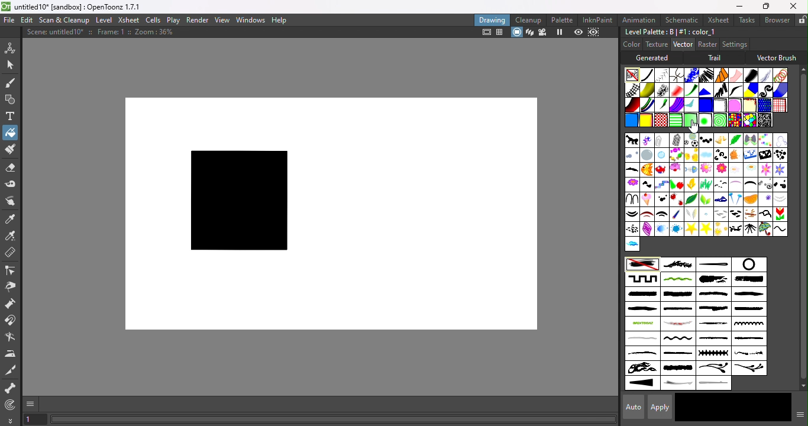 Image resolution: width=808 pixels, height=426 pixels. I want to click on medium_brush3, so click(641, 309).